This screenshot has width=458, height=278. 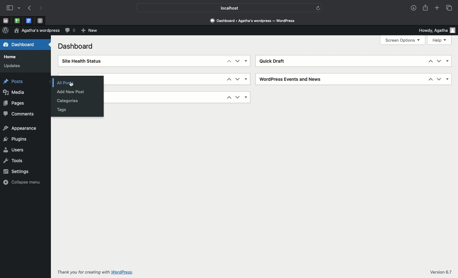 What do you see at coordinates (238, 97) in the screenshot?
I see `Down` at bounding box center [238, 97].